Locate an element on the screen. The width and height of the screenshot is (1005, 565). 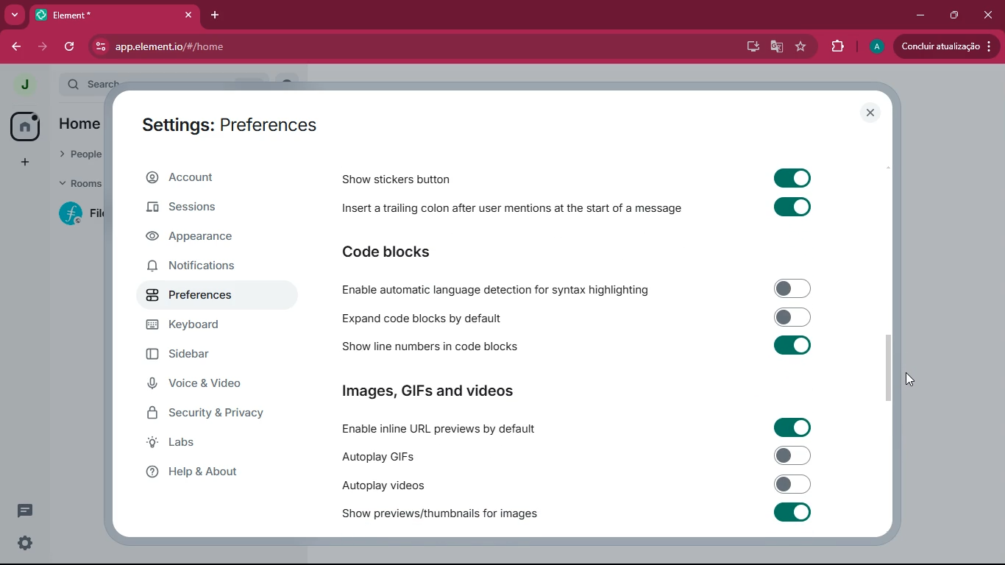
autoplay videos is located at coordinates (381, 485).